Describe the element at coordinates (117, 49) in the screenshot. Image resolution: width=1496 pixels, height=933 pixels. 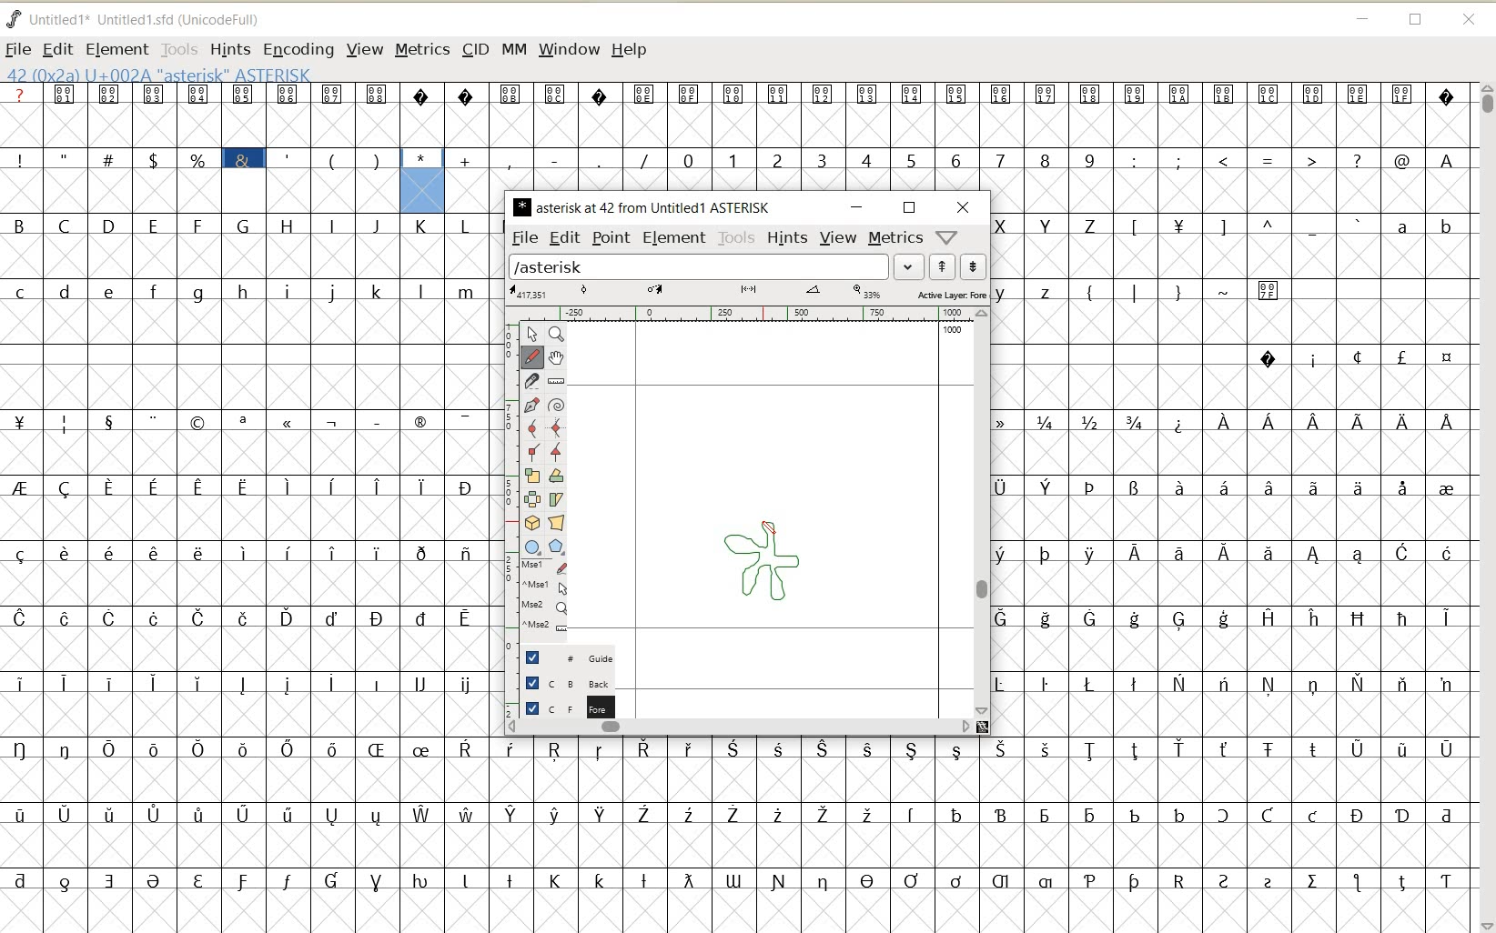
I see `ELEMENT` at that location.